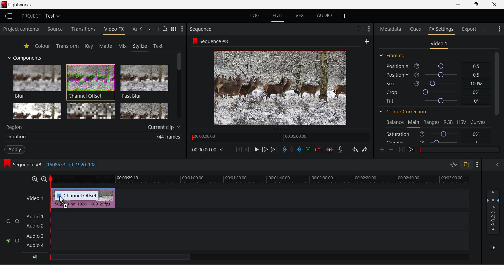 This screenshot has height=265, width=504. What do you see at coordinates (149, 29) in the screenshot?
I see `Next Tab` at bounding box center [149, 29].